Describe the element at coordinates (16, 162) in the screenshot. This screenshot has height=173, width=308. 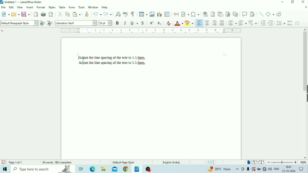
I see `Page number` at that location.